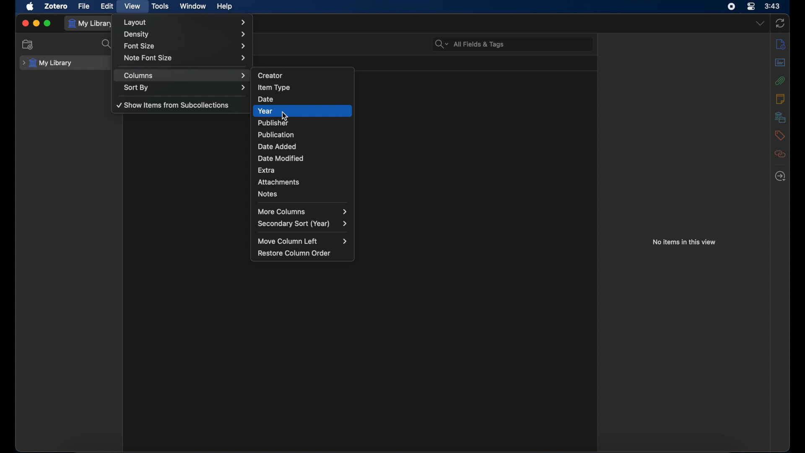 This screenshot has height=453, width=805. What do you see at coordinates (300, 159) in the screenshot?
I see `date modified` at bounding box center [300, 159].